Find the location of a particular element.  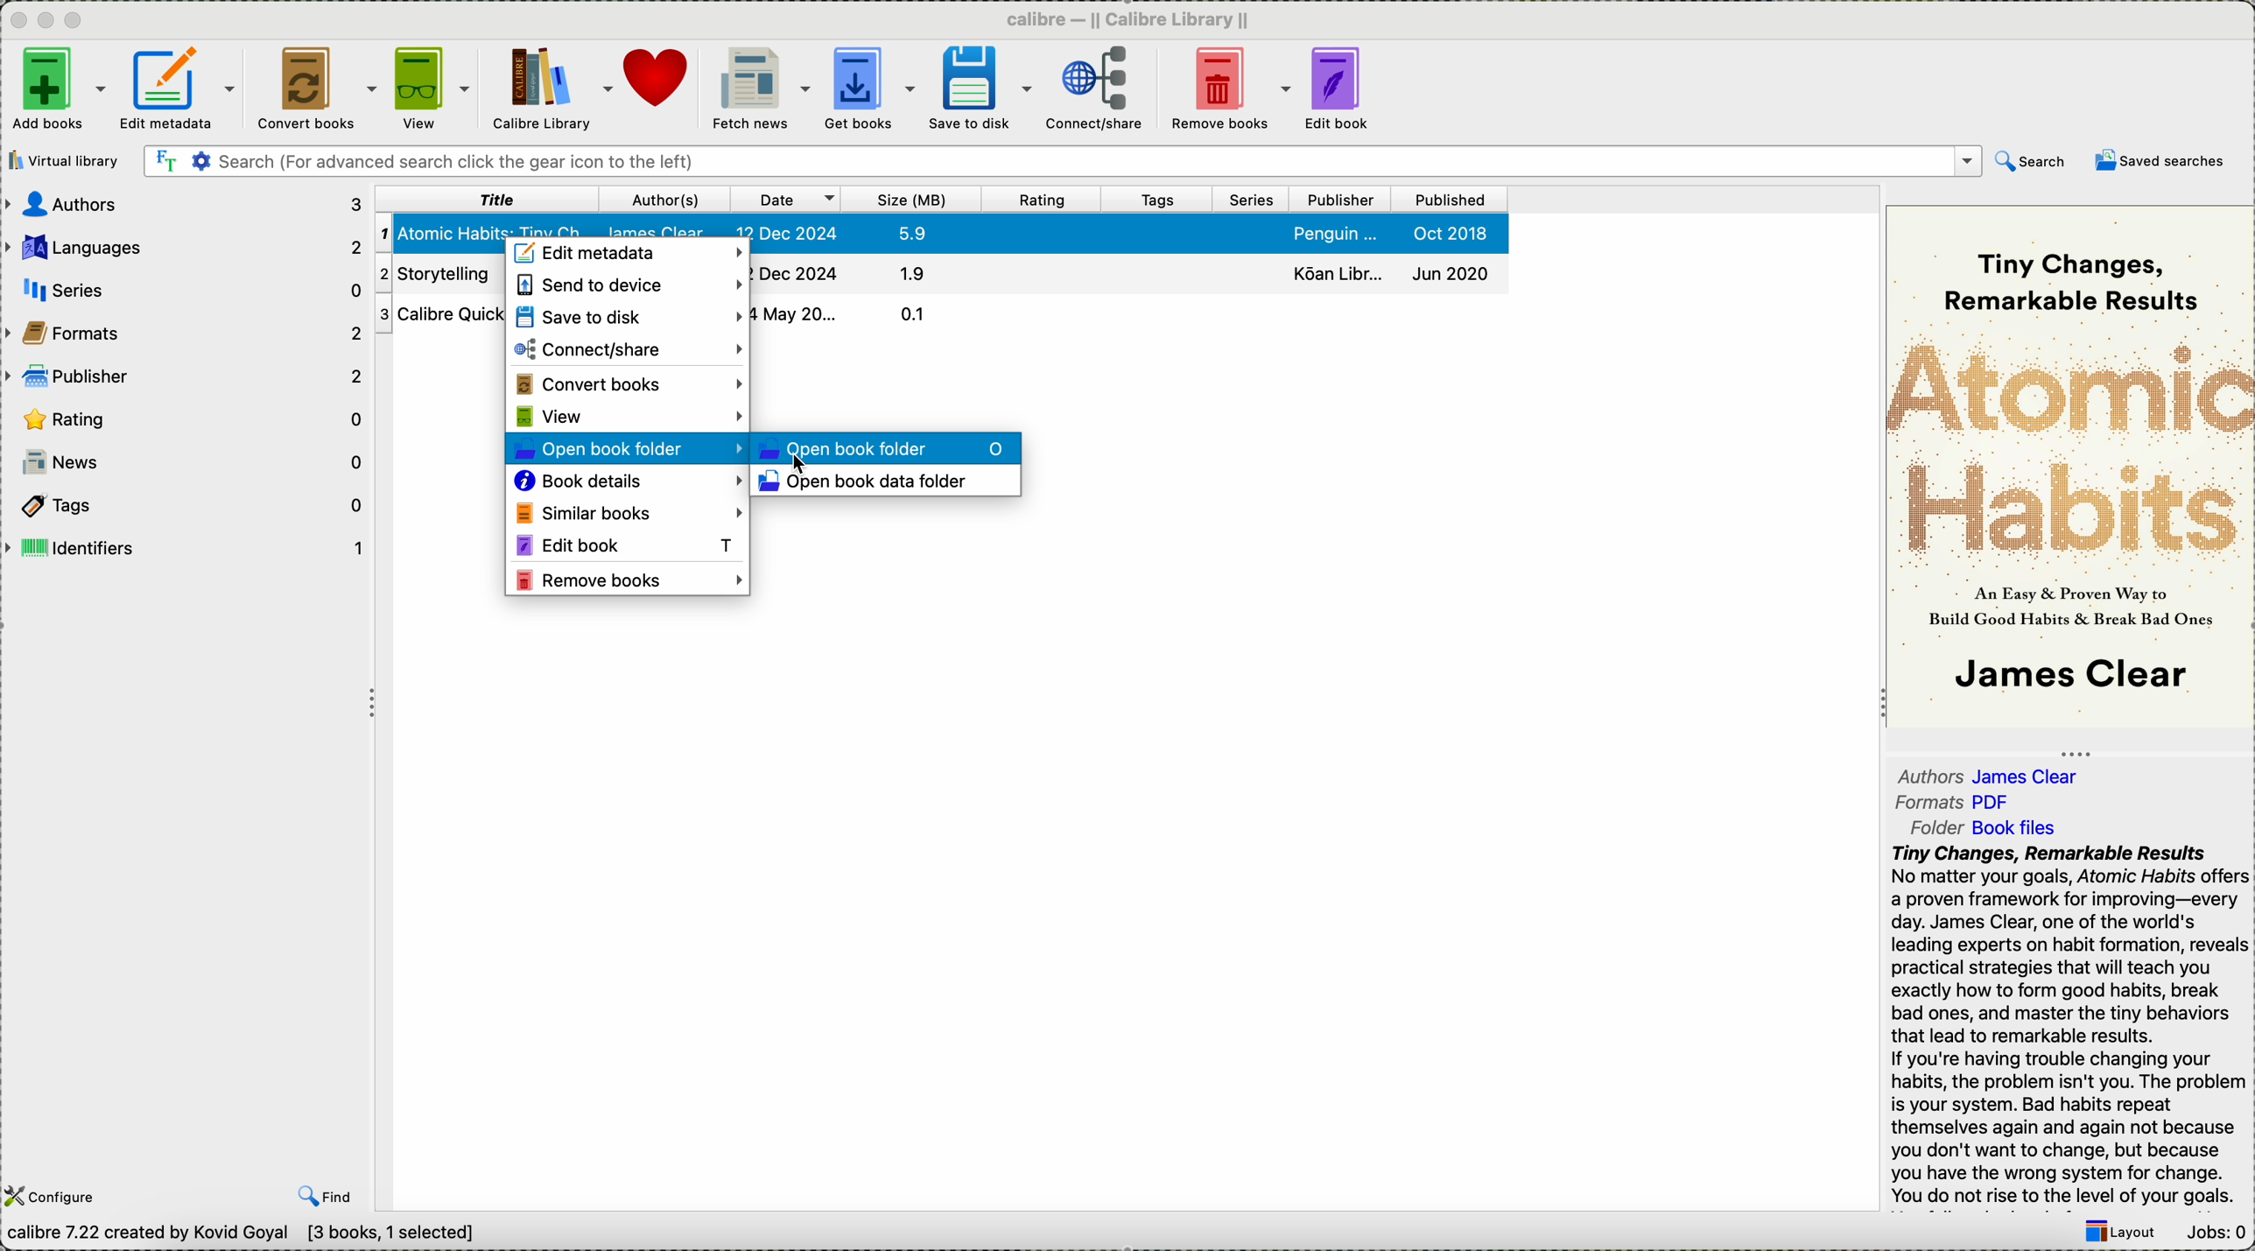

rating is located at coordinates (1042, 200).